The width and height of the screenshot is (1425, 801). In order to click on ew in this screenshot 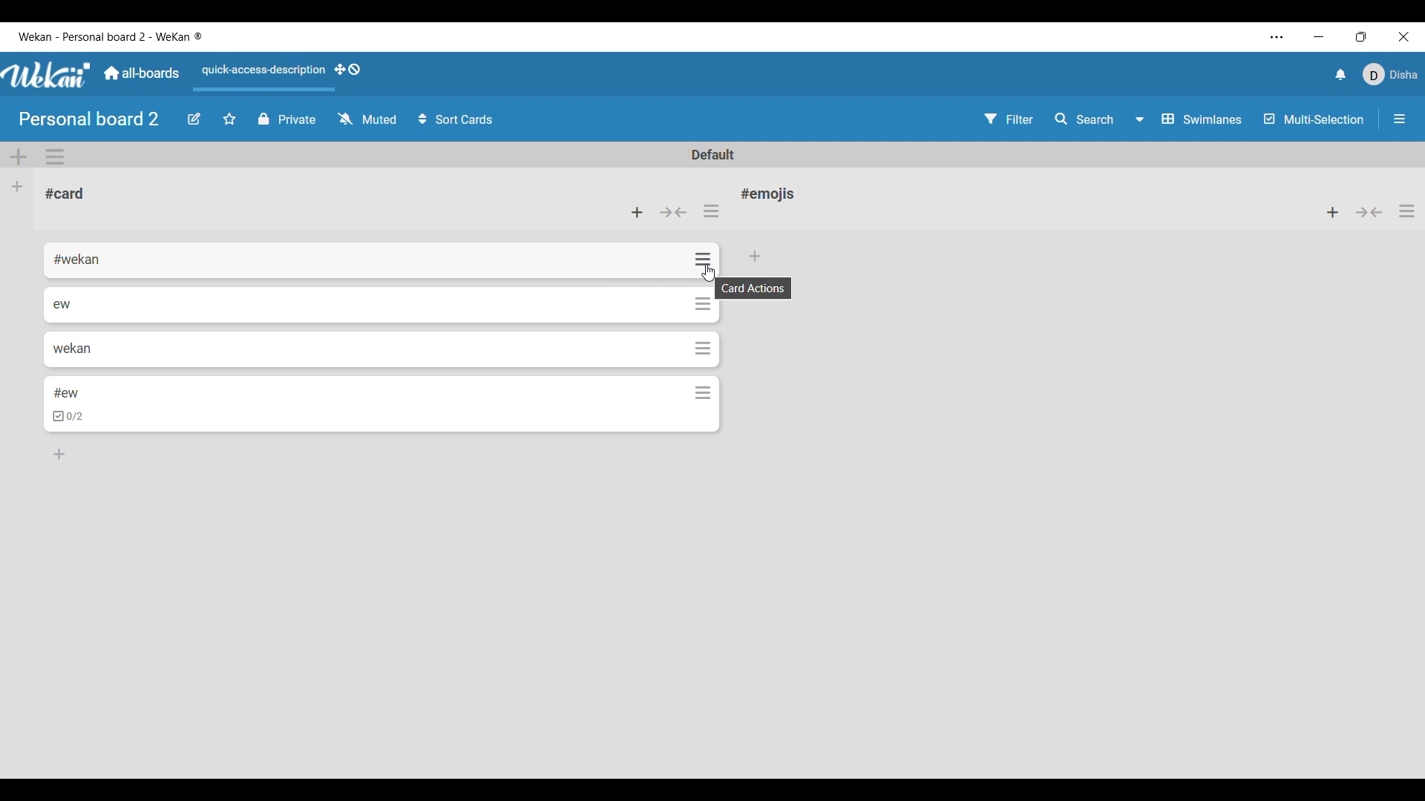, I will do `click(62, 304)`.